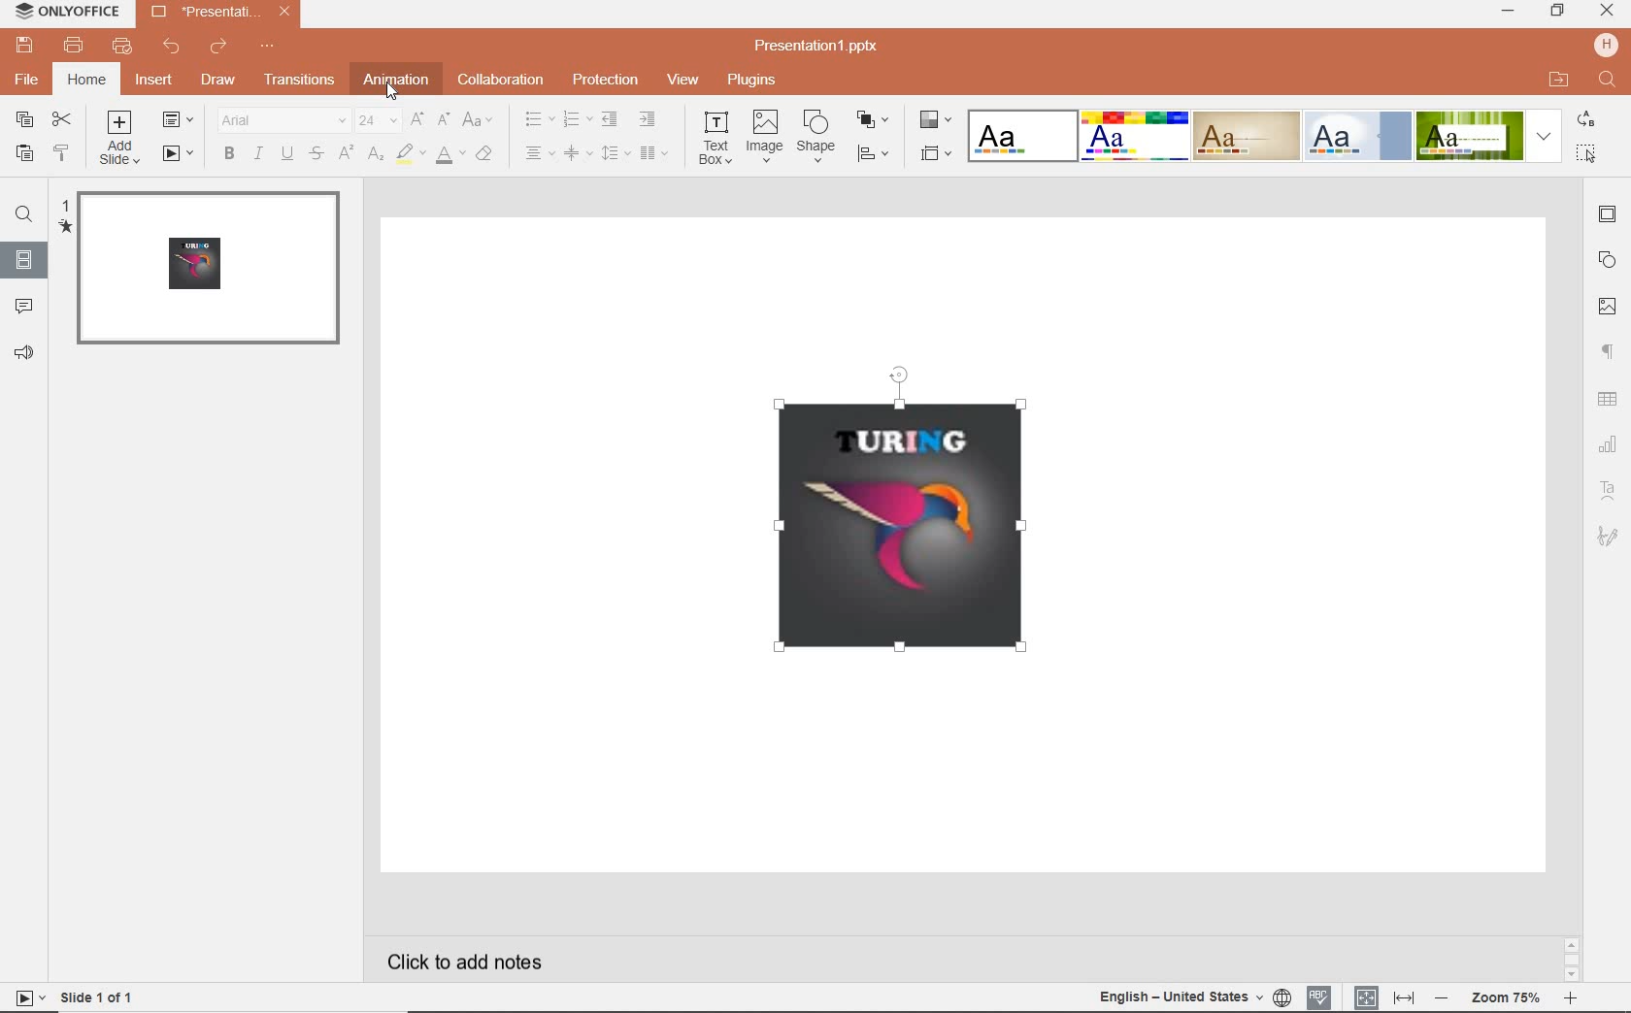 The height and width of the screenshot is (1013, 1631). I want to click on set document language, so click(1283, 997).